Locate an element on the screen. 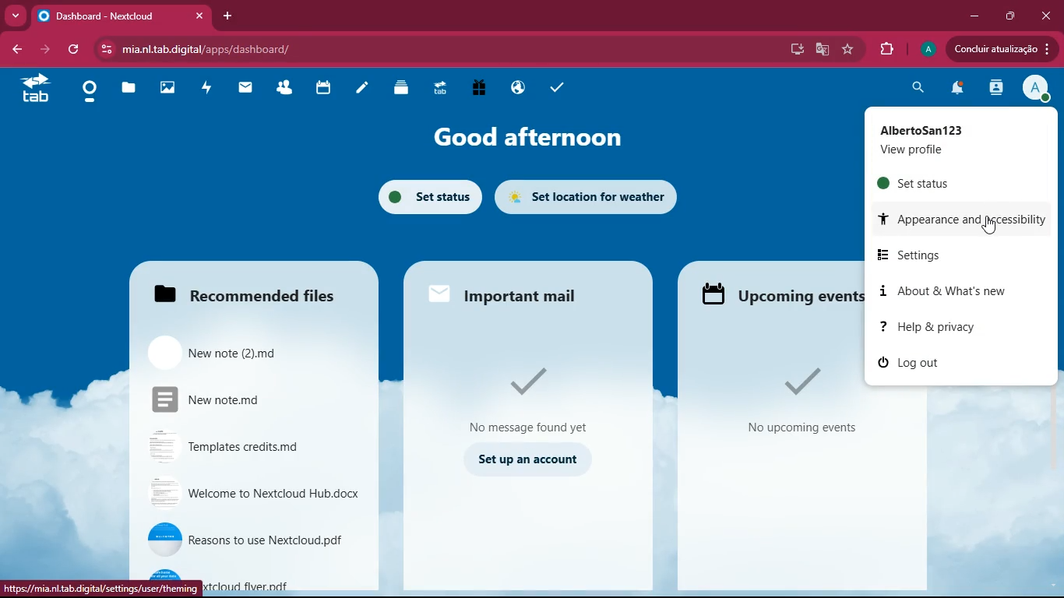  set location for weather is located at coordinates (593, 199).